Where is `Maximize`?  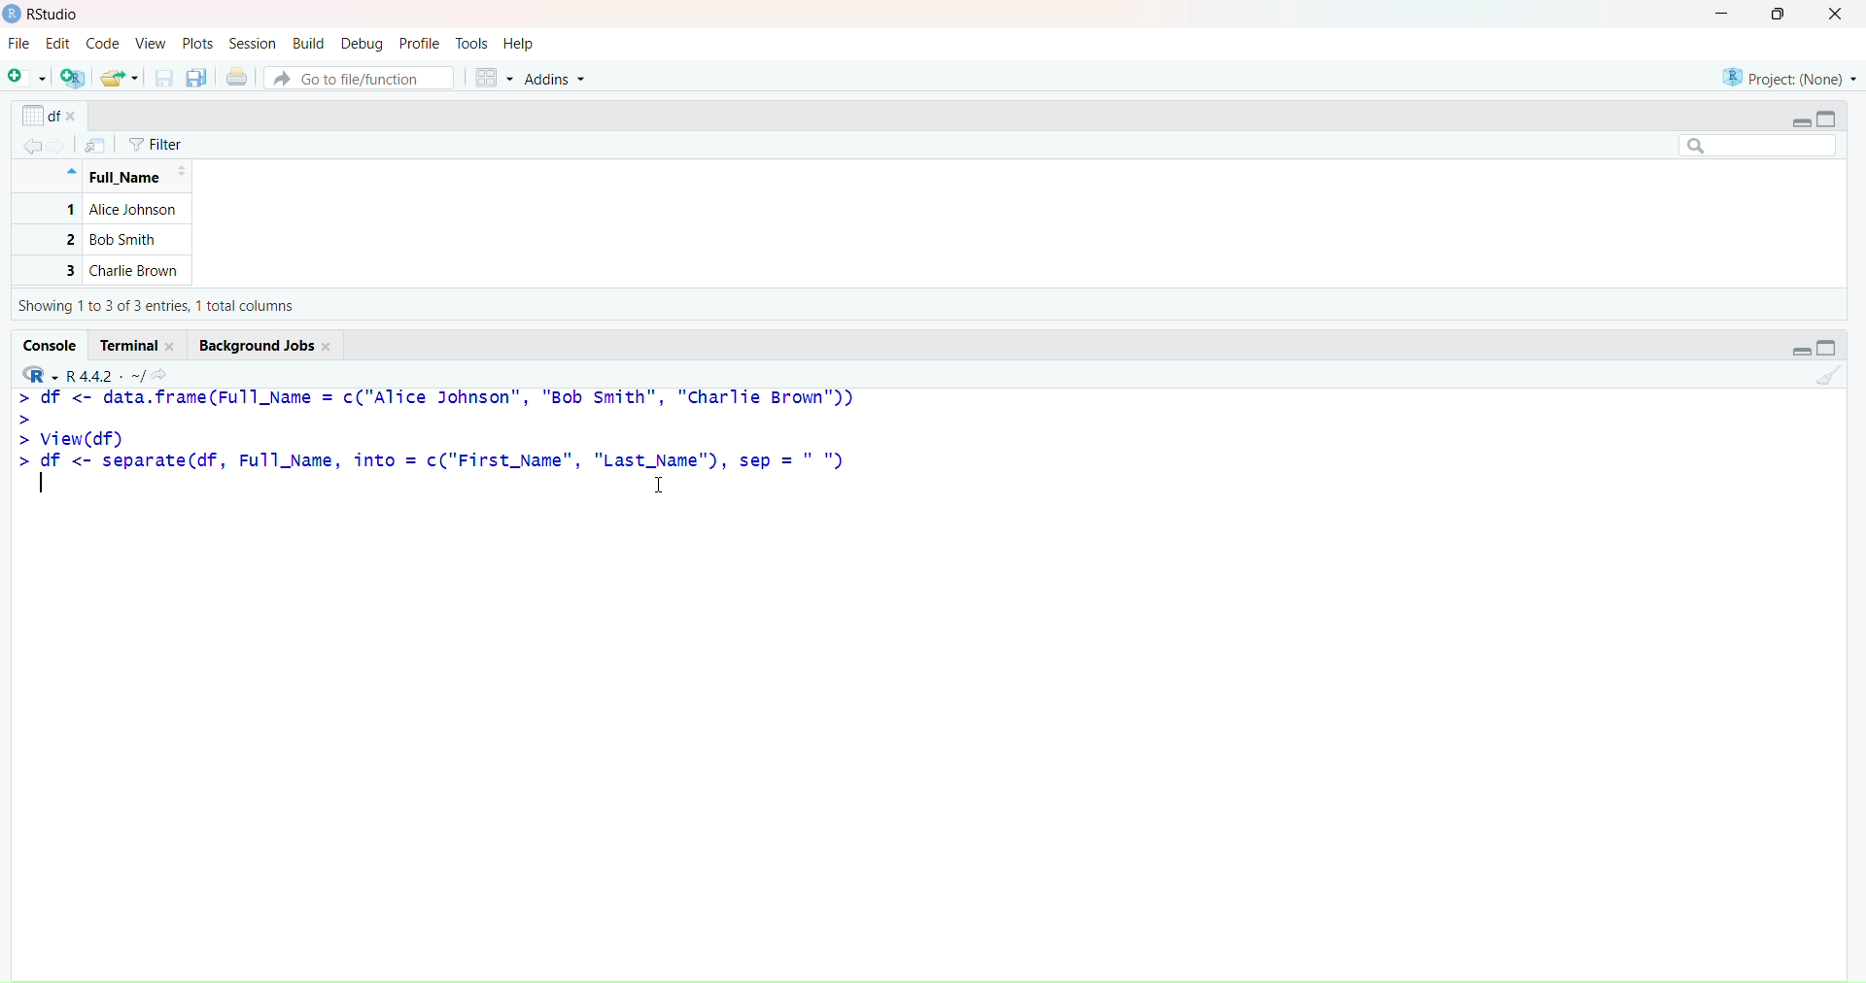
Maximize is located at coordinates (1833, 347).